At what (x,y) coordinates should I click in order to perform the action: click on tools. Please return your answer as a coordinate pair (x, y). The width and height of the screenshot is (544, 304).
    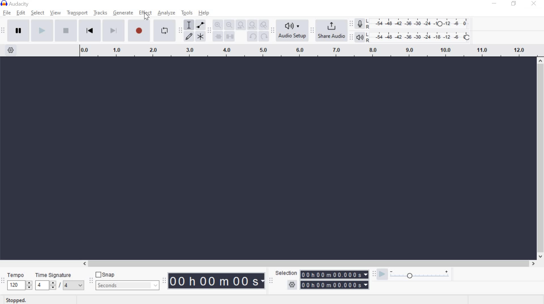
    Looking at the image, I should click on (187, 12).